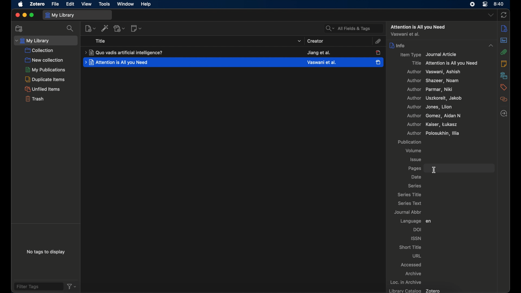 The image size is (521, 293). Describe the element at coordinates (87, 4) in the screenshot. I see `view` at that location.